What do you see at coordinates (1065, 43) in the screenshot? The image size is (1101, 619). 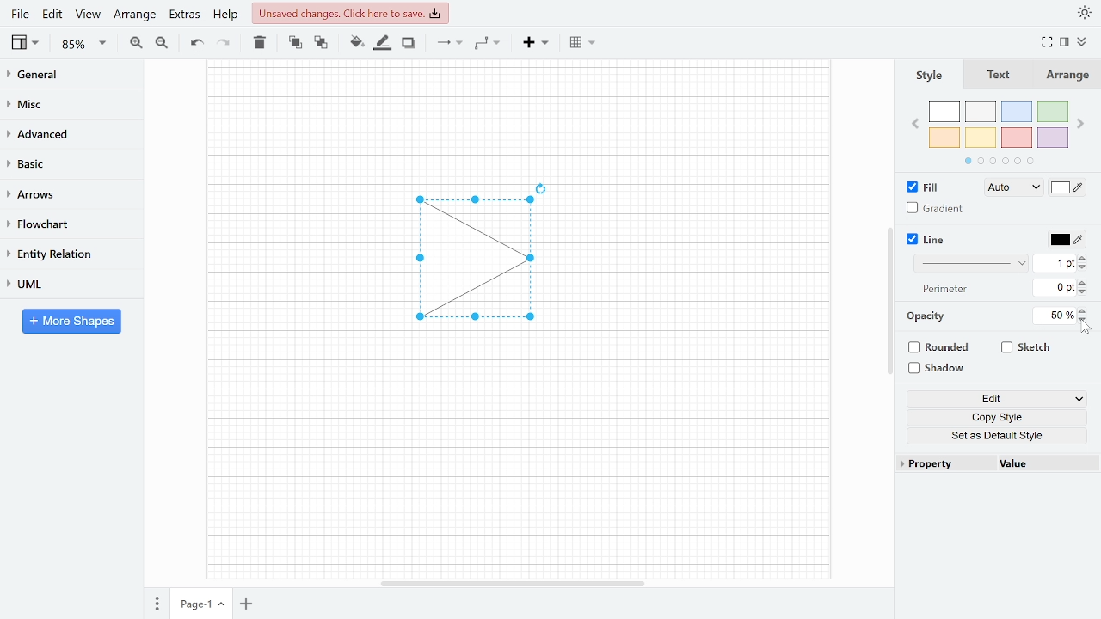 I see `Format (Ctrl+Shift+P)` at bounding box center [1065, 43].